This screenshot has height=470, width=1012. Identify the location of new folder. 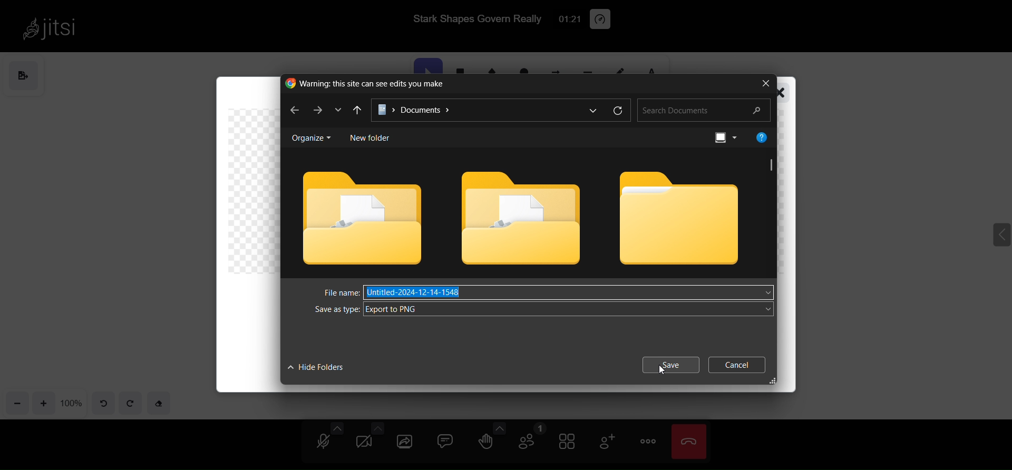
(369, 137).